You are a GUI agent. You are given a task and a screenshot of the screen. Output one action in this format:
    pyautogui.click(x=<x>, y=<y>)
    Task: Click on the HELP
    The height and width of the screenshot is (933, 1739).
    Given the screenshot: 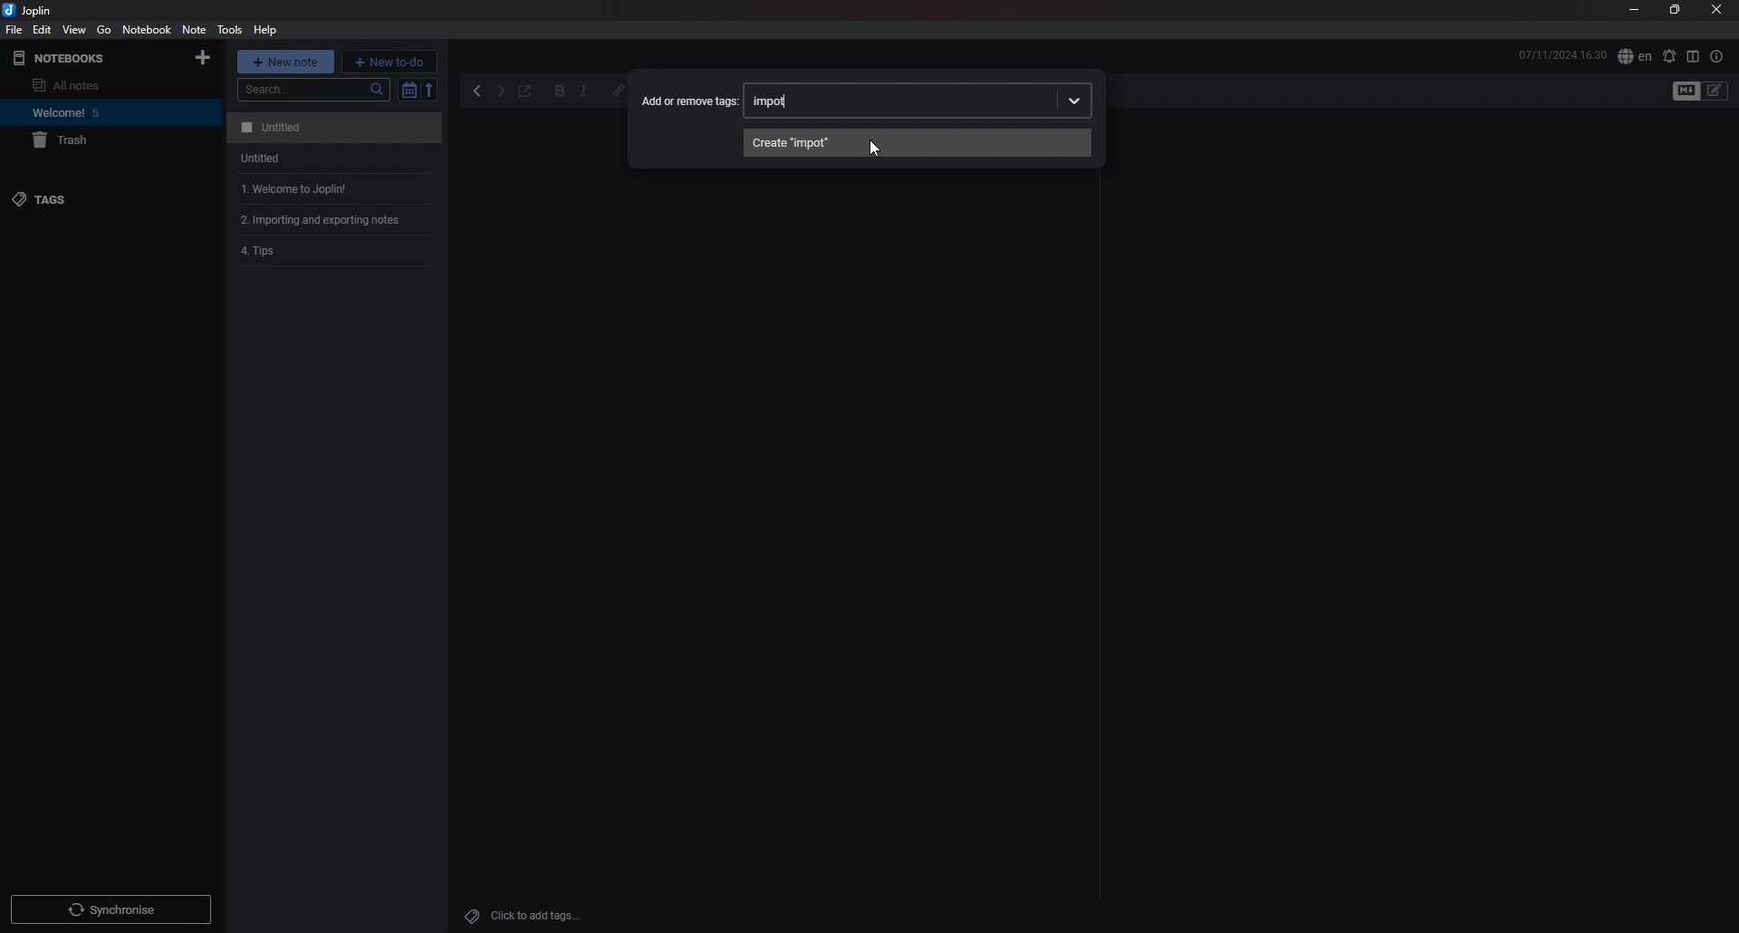 What is the action you would take?
    pyautogui.click(x=265, y=30)
    